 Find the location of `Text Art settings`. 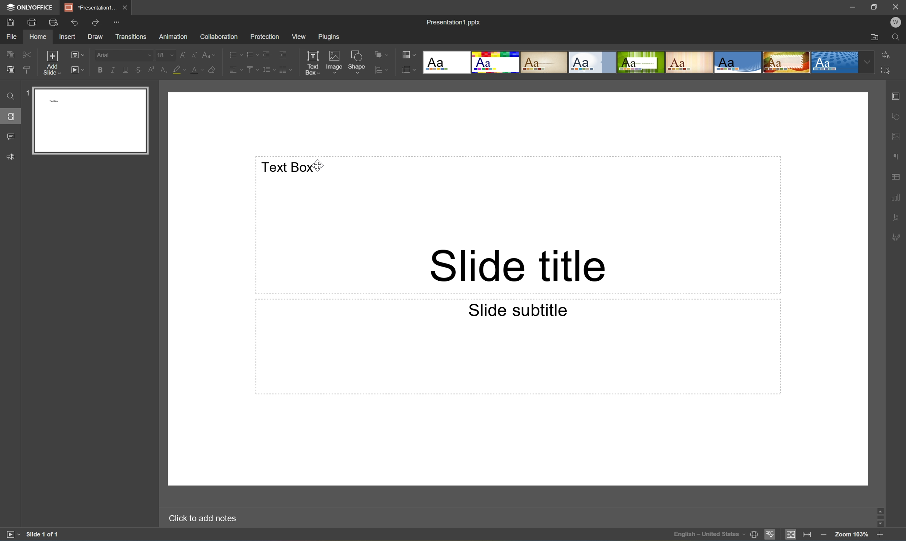

Text Art settings is located at coordinates (898, 217).